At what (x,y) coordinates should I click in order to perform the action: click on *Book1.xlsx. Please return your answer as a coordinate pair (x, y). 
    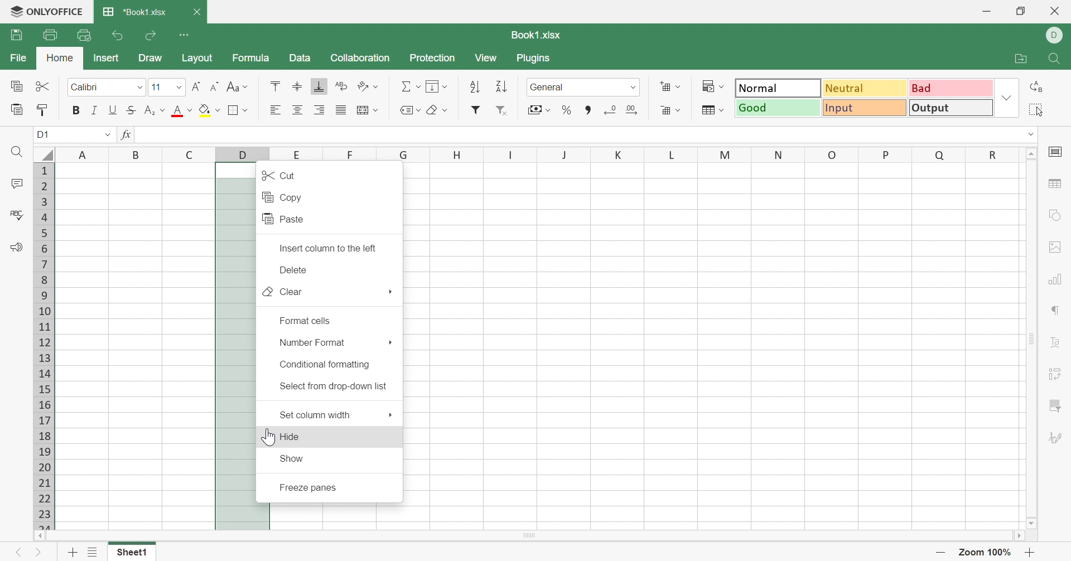
    Looking at the image, I should click on (134, 9).